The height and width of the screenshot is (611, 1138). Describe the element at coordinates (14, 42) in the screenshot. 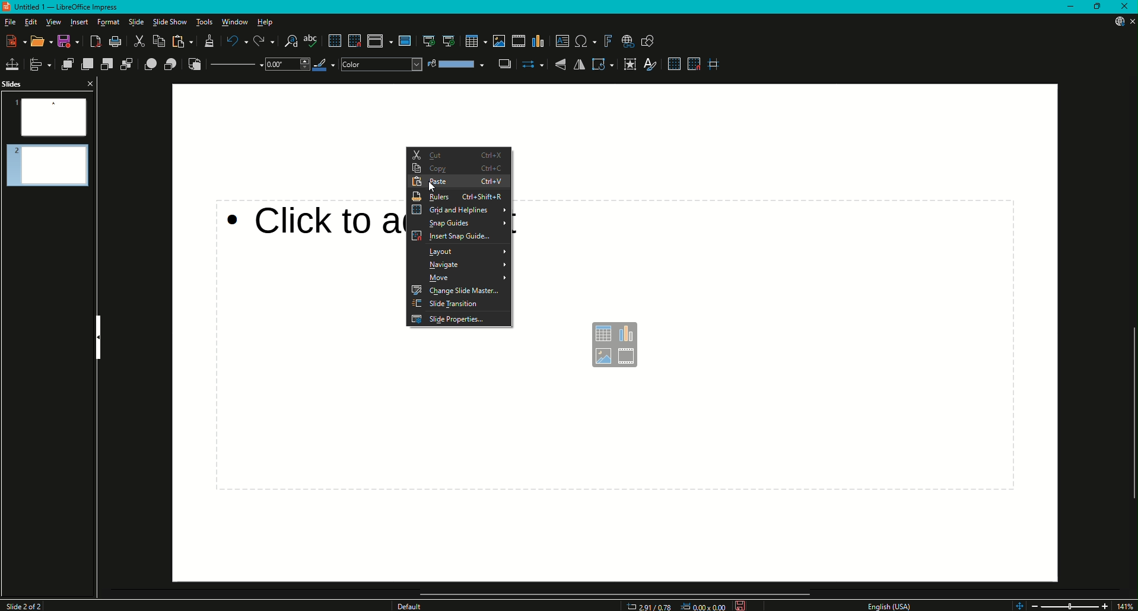

I see `New` at that location.